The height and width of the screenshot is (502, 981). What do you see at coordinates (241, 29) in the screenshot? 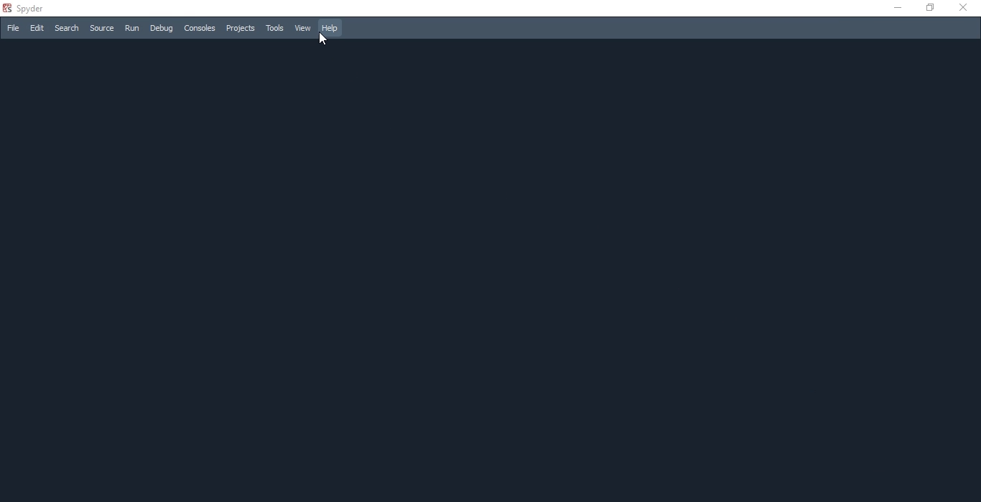
I see `Projects` at bounding box center [241, 29].